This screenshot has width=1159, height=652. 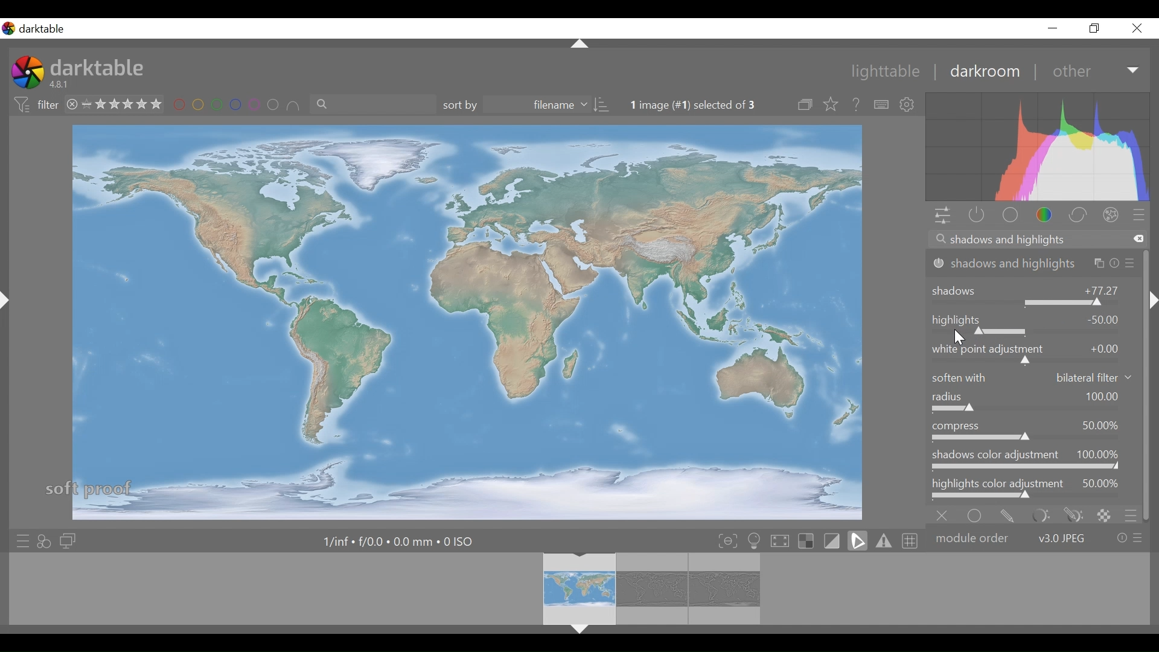 I want to click on blending options, so click(x=1131, y=514).